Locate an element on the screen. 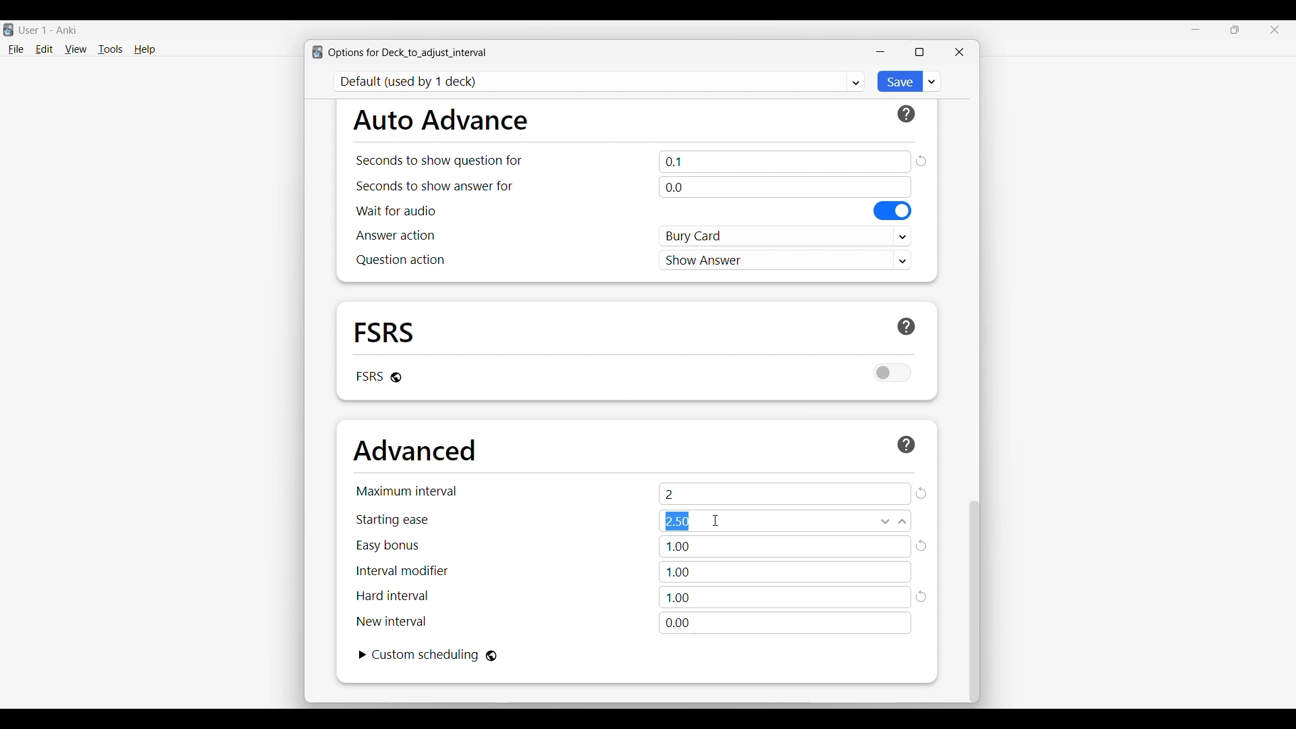 This screenshot has height=729, width=1296. Window title is located at coordinates (408, 53).